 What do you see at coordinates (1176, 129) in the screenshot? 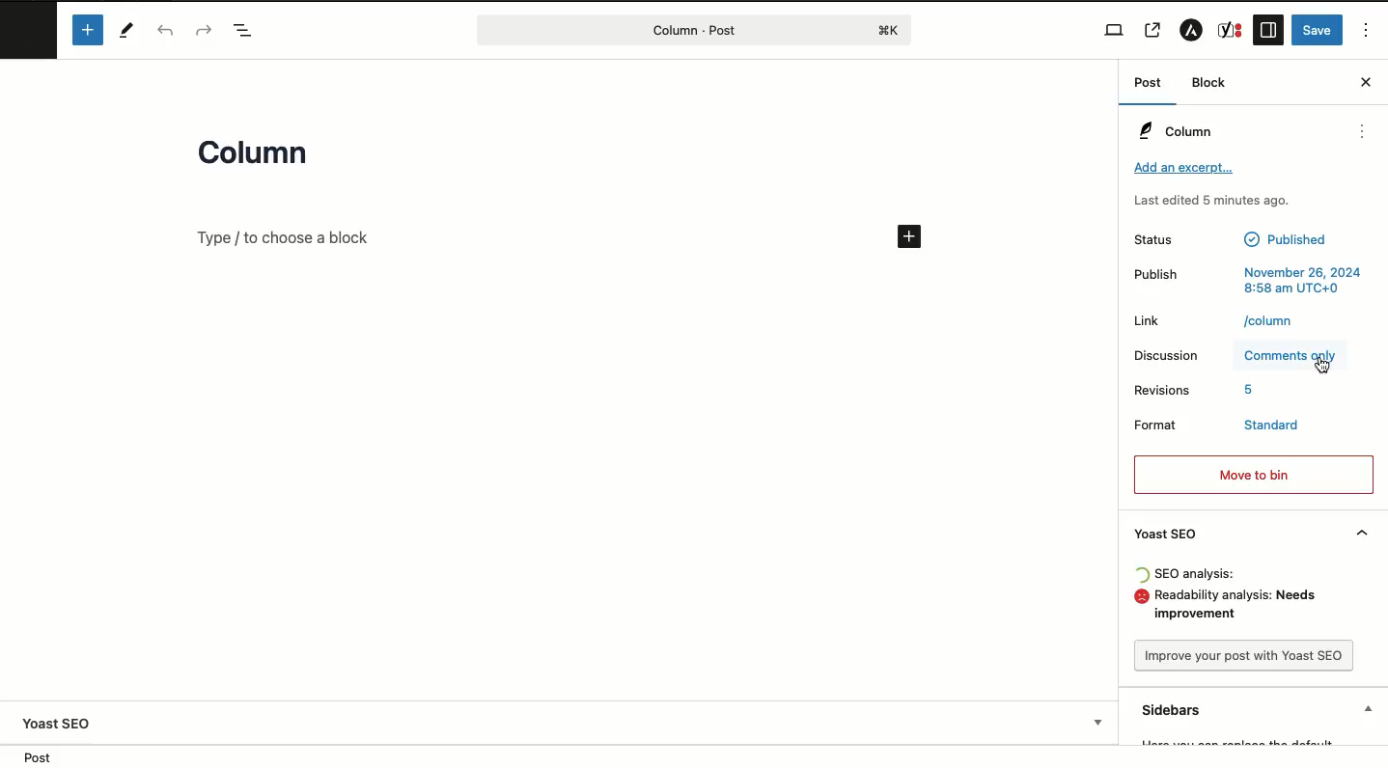
I see `Column` at bounding box center [1176, 129].